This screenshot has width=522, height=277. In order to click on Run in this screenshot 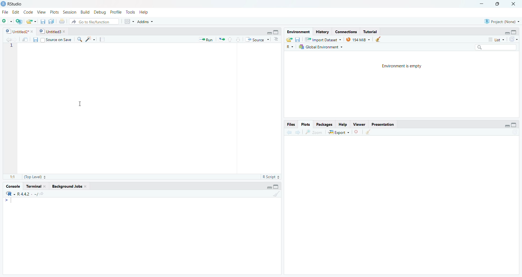, I will do `click(206, 40)`.